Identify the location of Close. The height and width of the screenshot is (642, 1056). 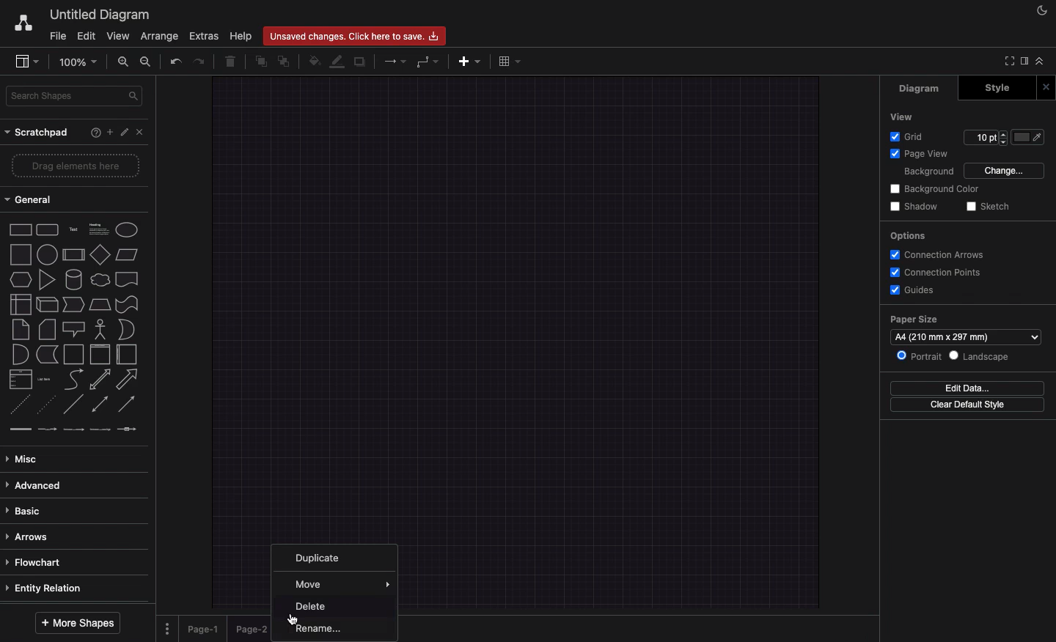
(1046, 86).